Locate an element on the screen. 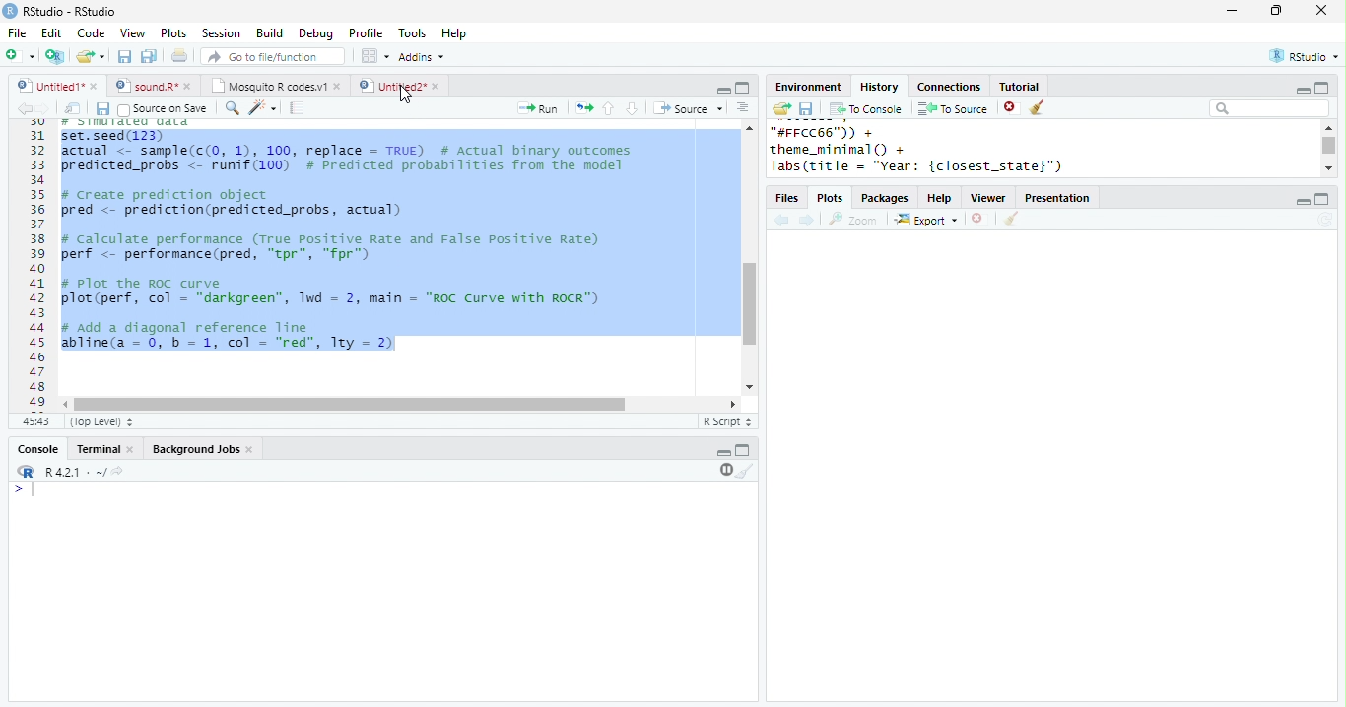 The width and height of the screenshot is (1346, 707). minimize is located at coordinates (1302, 202).